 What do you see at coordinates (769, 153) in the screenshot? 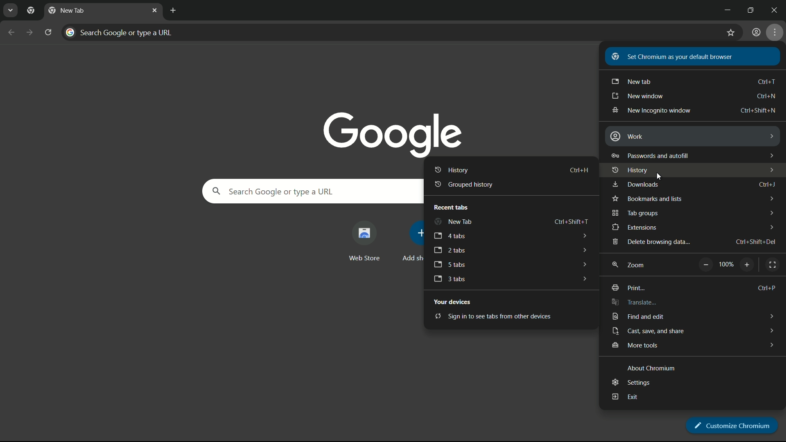
I see `dropdown arrows` at bounding box center [769, 153].